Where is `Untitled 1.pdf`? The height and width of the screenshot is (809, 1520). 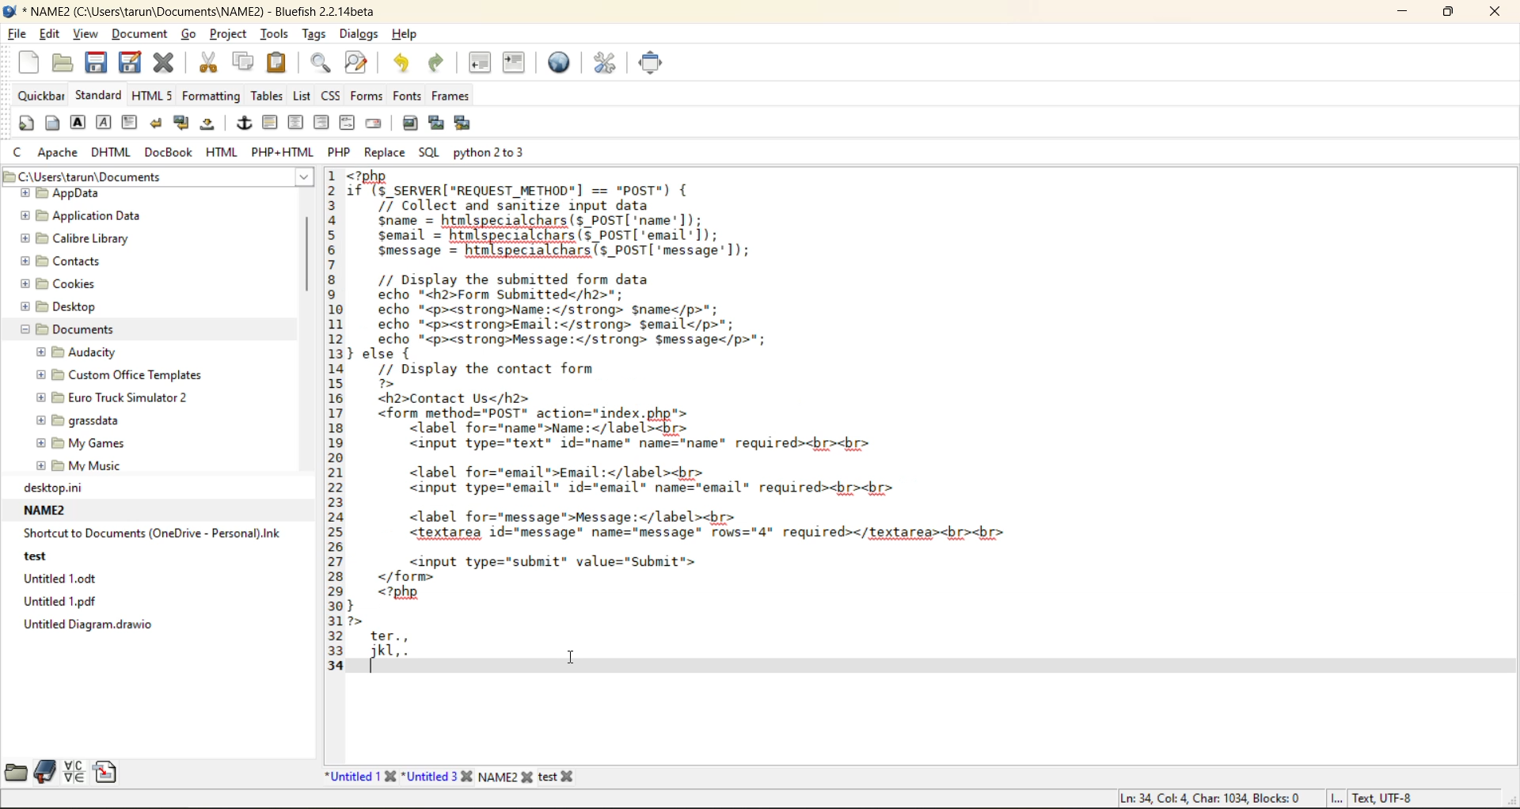
Untitled 1.pdf is located at coordinates (58, 603).